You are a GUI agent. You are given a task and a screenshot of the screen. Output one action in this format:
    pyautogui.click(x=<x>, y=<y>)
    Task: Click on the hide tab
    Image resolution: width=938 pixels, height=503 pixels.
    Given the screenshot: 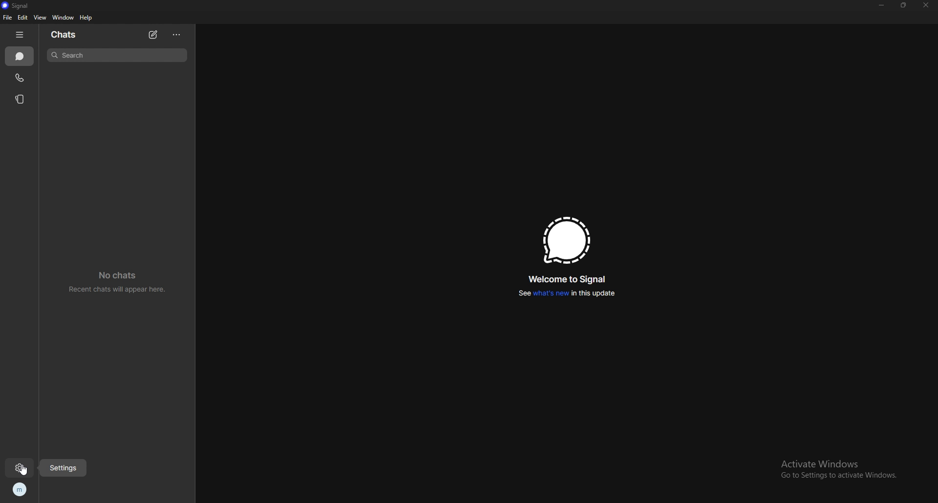 What is the action you would take?
    pyautogui.click(x=21, y=34)
    